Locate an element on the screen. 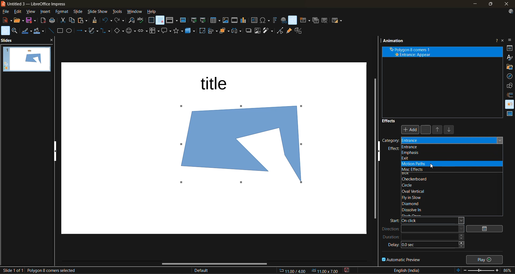  checker board is located at coordinates (416, 179).